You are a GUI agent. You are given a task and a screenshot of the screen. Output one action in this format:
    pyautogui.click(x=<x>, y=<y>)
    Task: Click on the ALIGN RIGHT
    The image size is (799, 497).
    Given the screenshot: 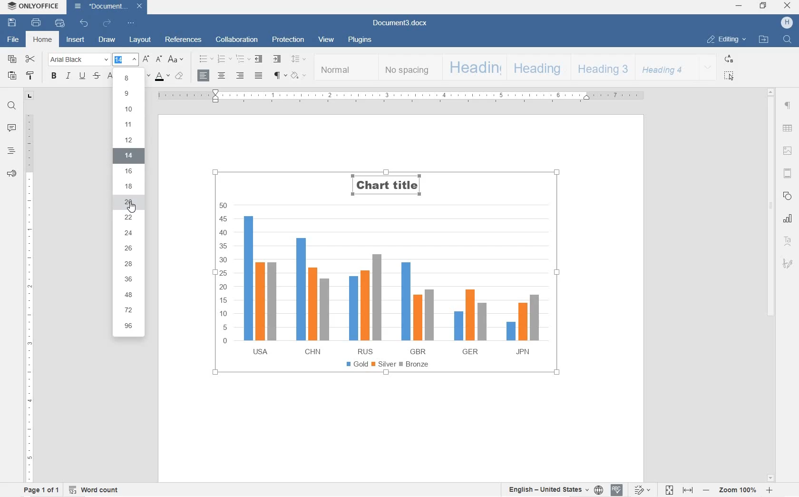 What is the action you would take?
    pyautogui.click(x=240, y=76)
    